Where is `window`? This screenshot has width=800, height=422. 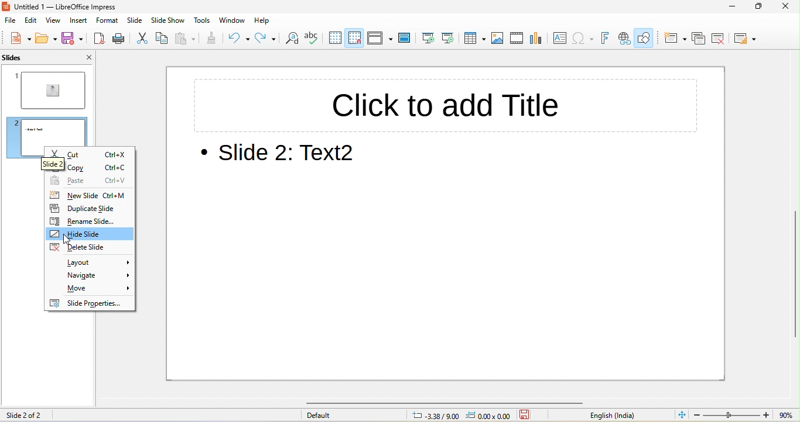 window is located at coordinates (230, 21).